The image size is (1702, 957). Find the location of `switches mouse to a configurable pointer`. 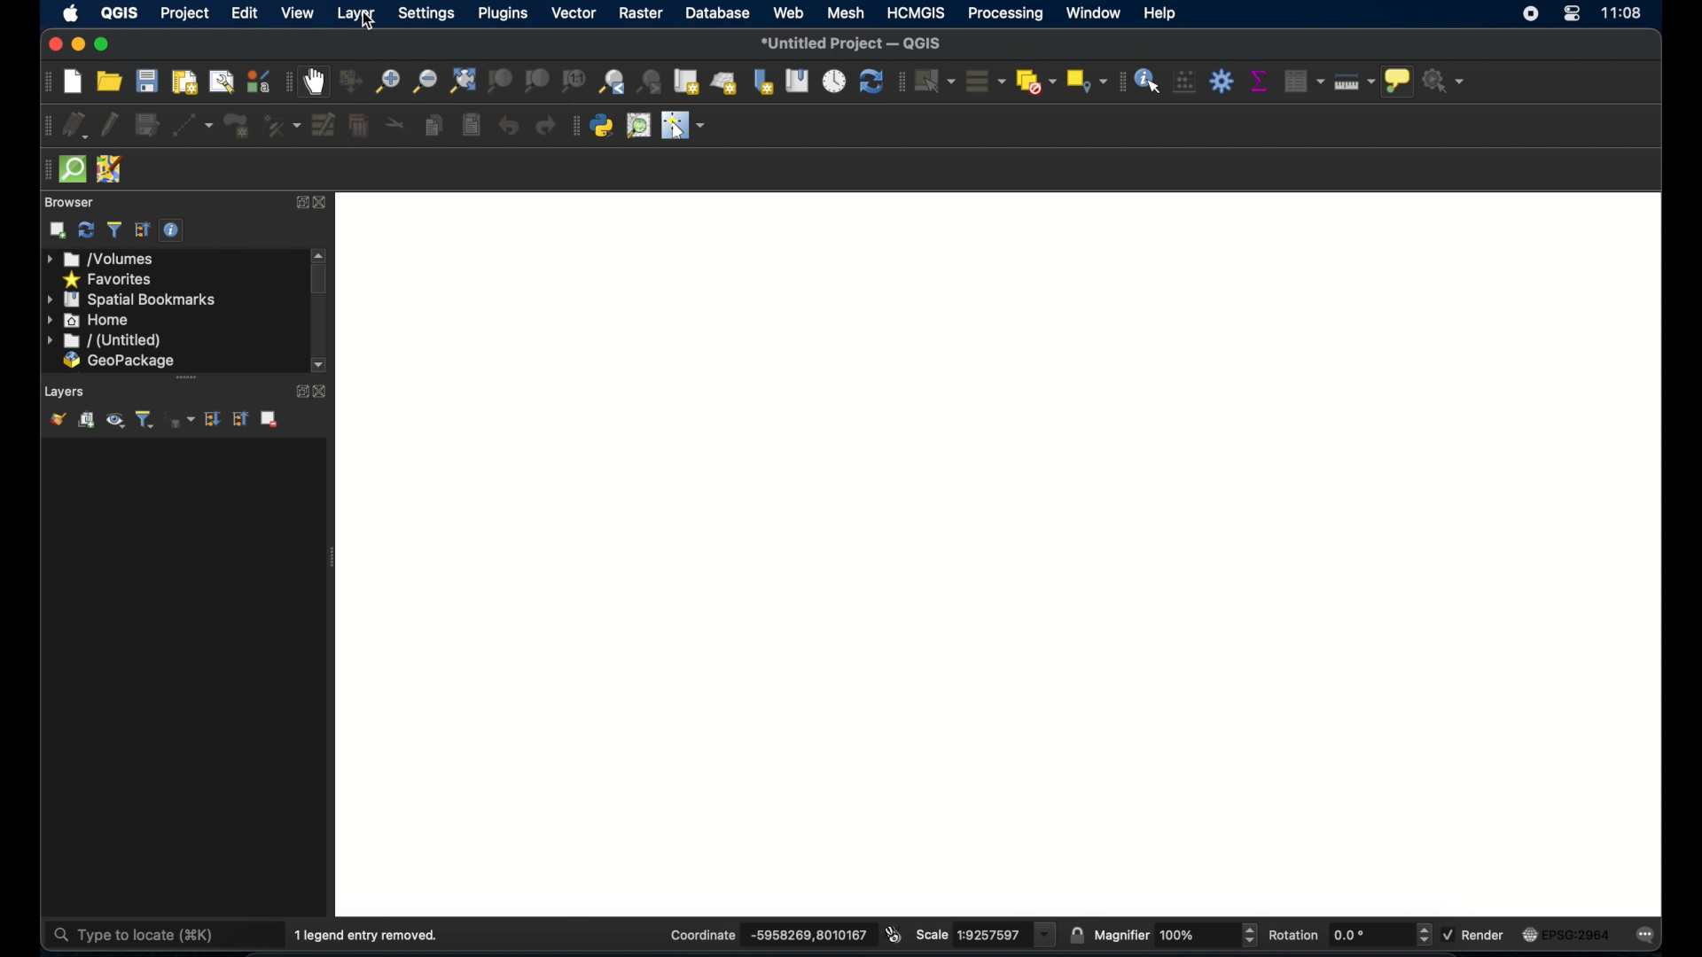

switches mouse to a configurable pointer is located at coordinates (687, 128).